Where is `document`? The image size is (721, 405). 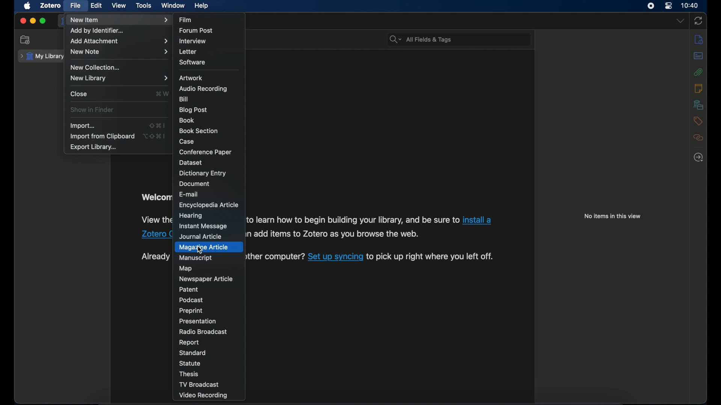
document is located at coordinates (196, 184).